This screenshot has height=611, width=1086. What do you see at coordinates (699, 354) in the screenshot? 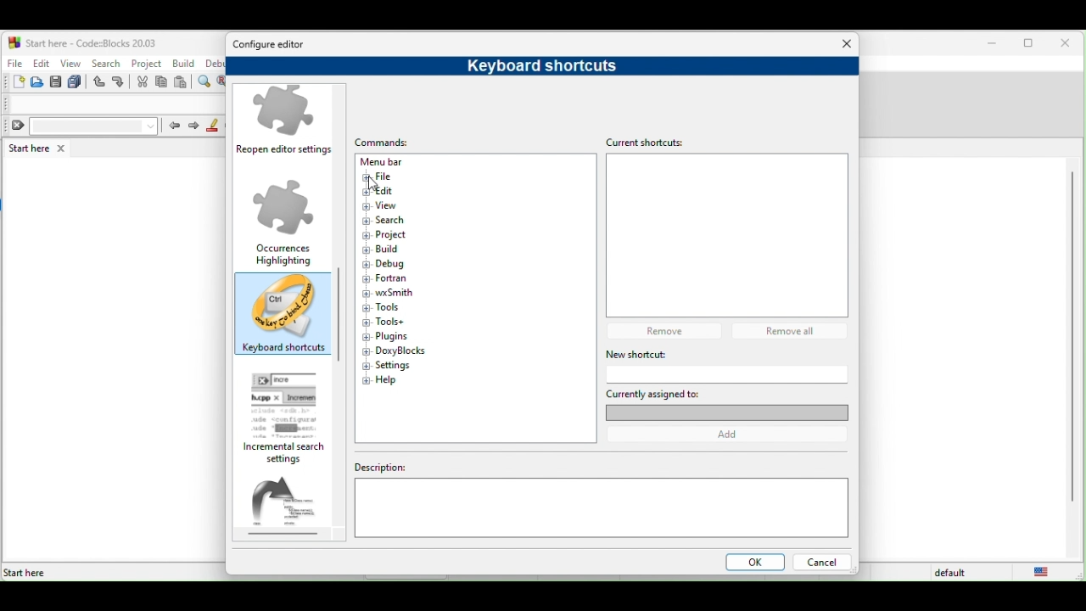
I see `new shortcut` at bounding box center [699, 354].